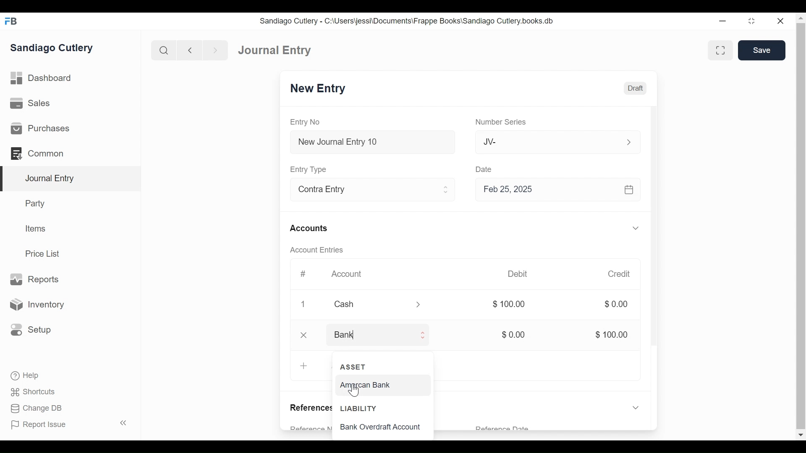  Describe the element at coordinates (363, 191) in the screenshot. I see `Contra Entry` at that location.